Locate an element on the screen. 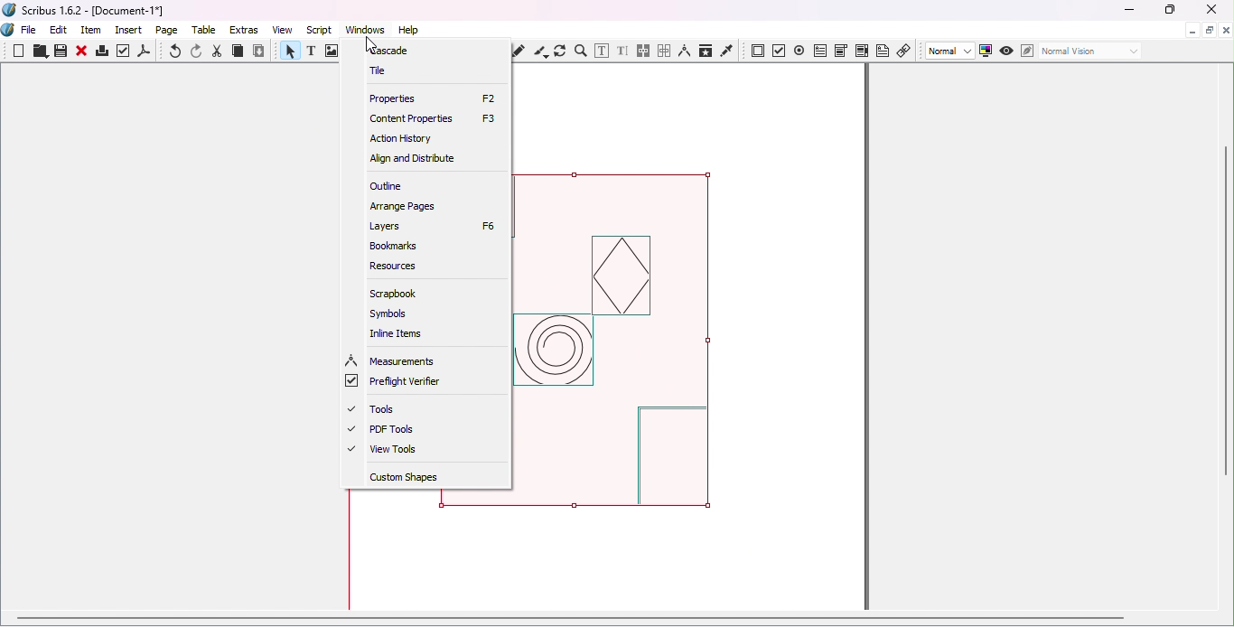 This screenshot has height=627, width=1234. Tile is located at coordinates (380, 70).